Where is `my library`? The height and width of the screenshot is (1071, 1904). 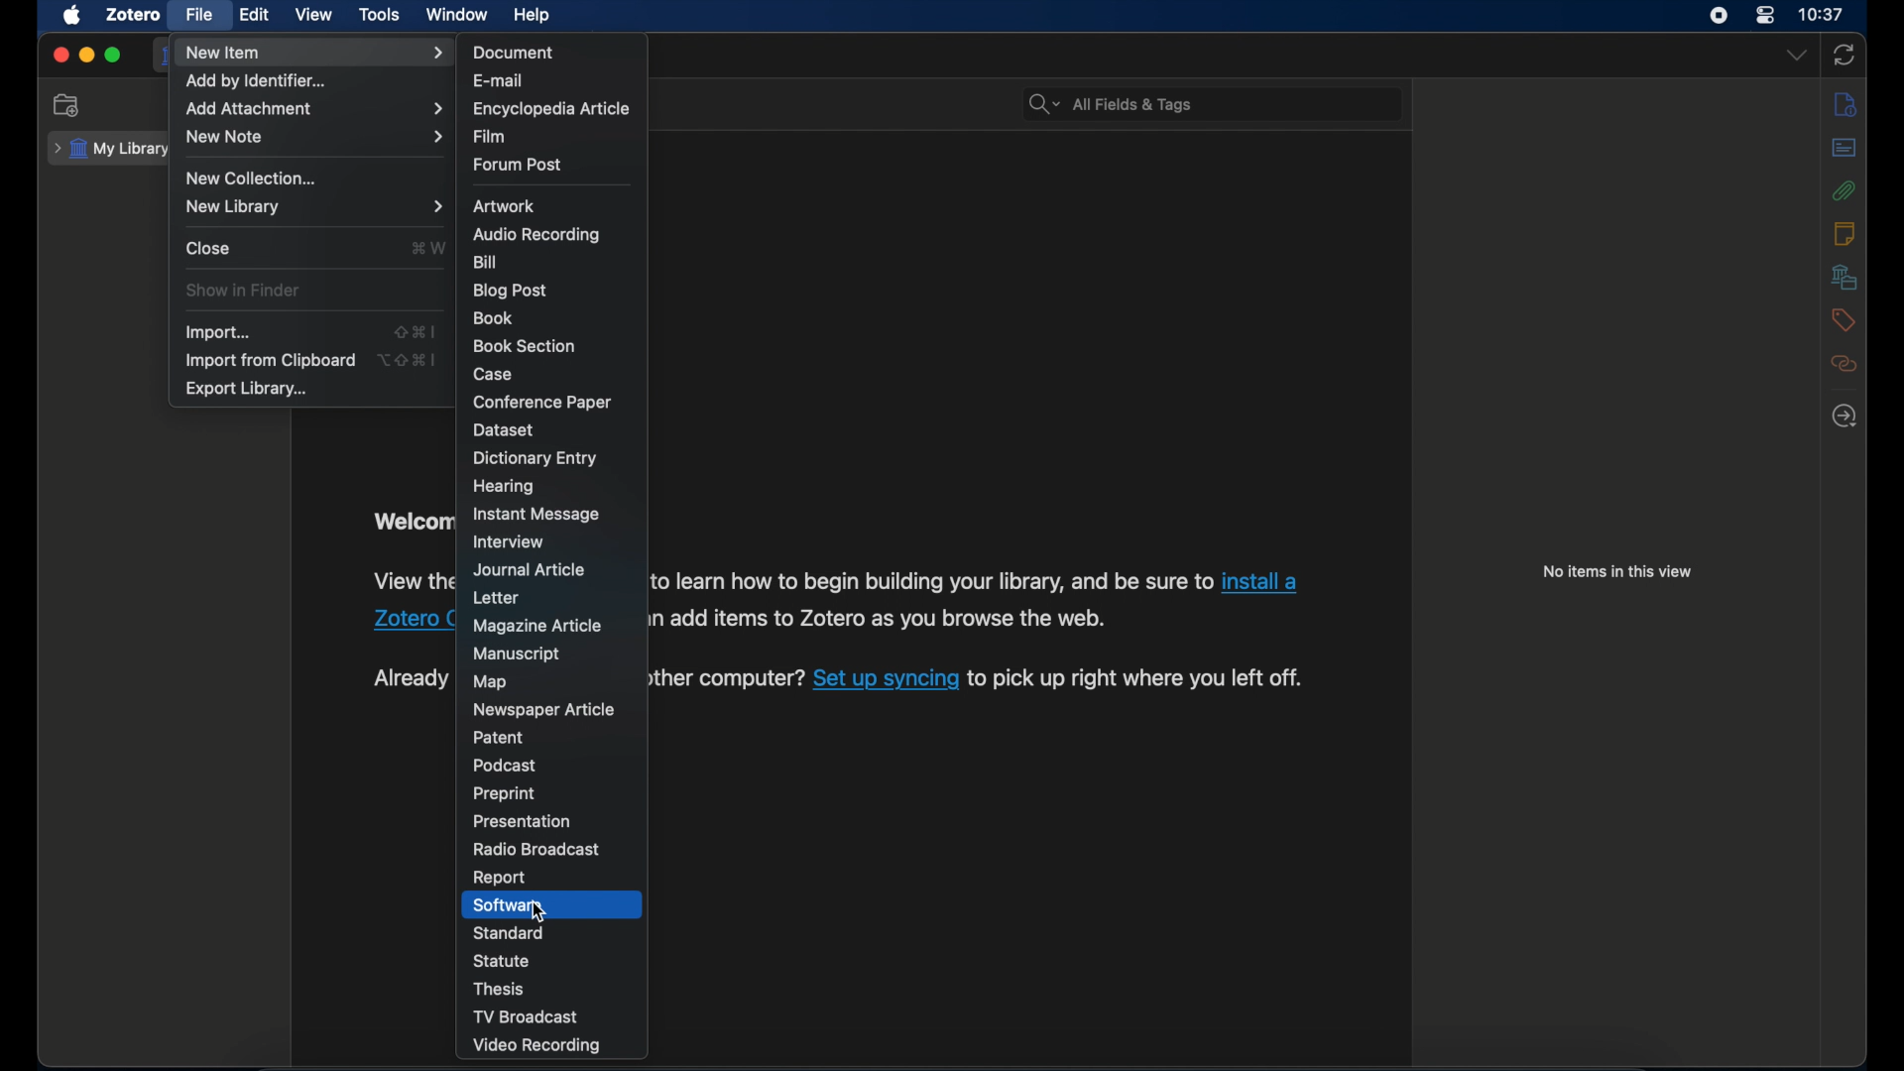
my library is located at coordinates (109, 149).